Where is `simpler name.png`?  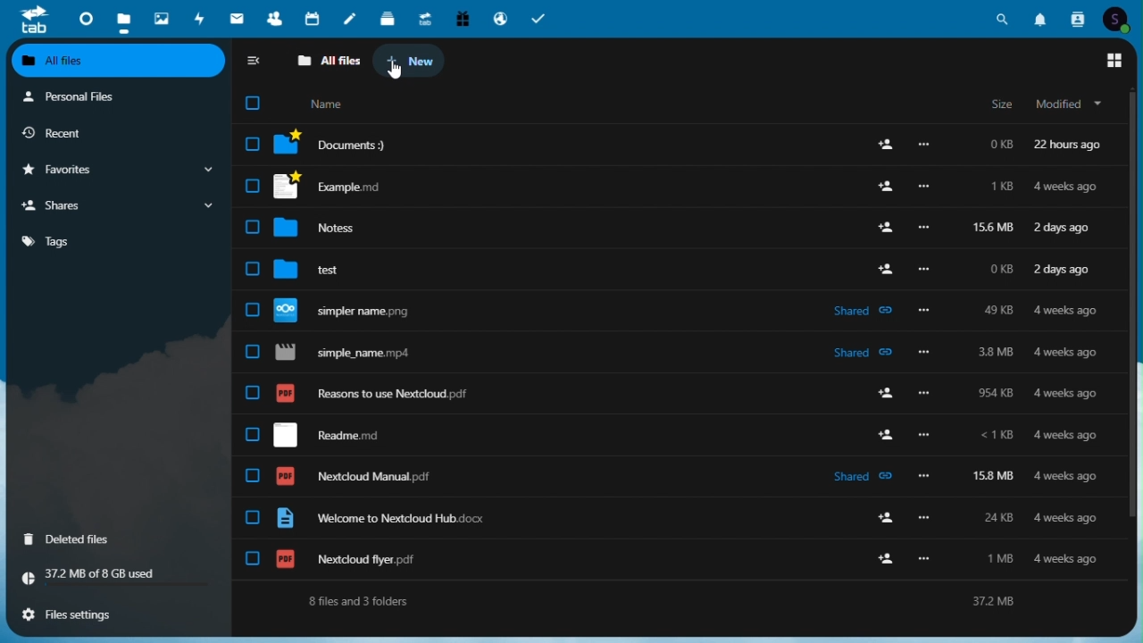 simpler name.png is located at coordinates (353, 311).